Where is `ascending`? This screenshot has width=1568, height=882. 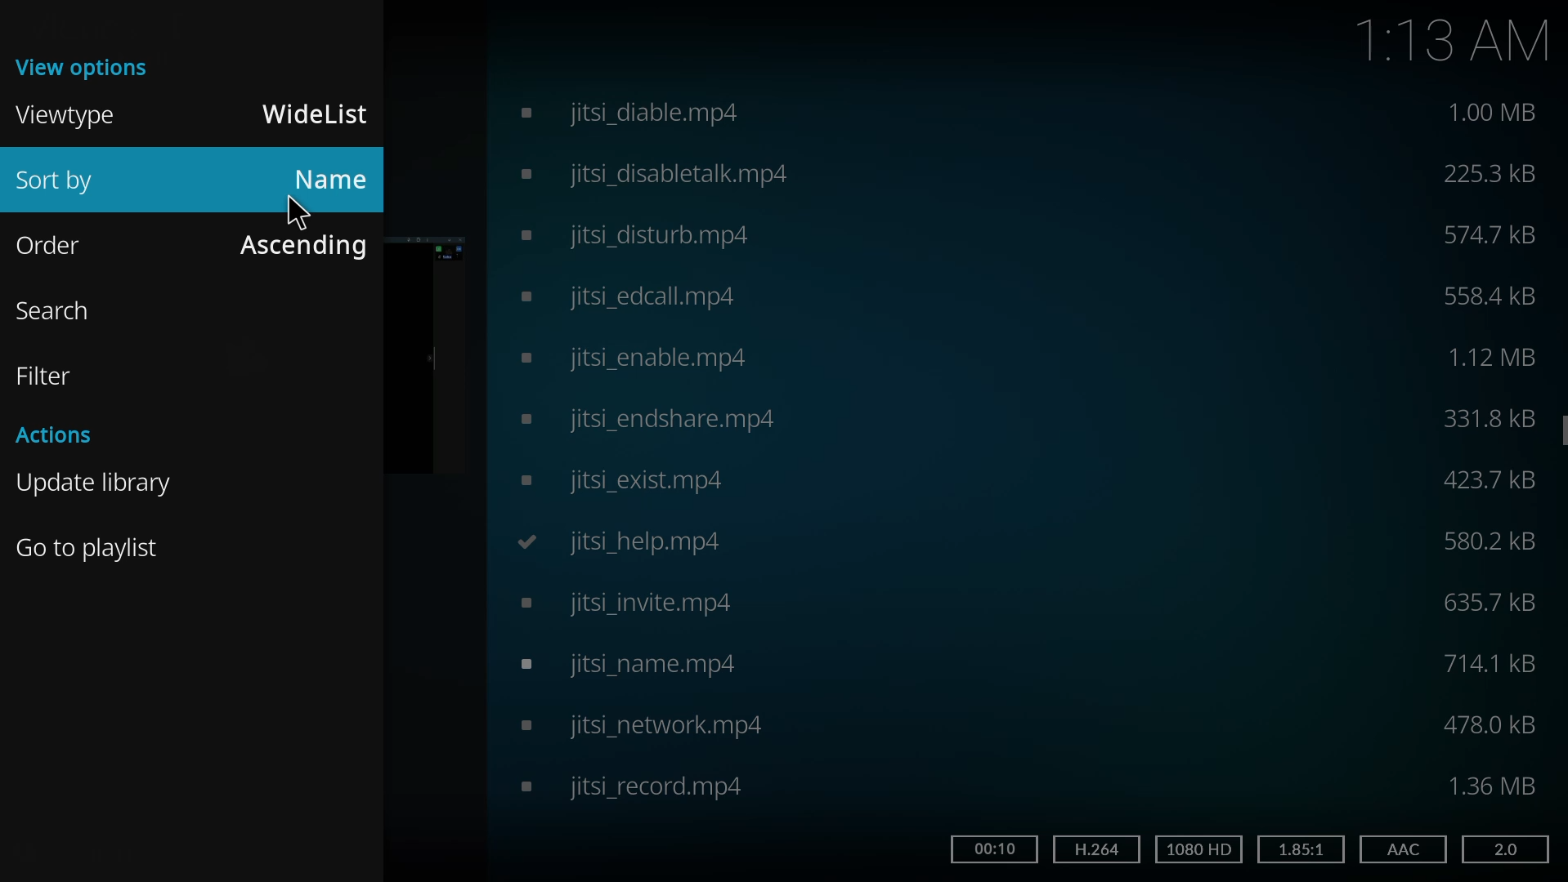
ascending is located at coordinates (306, 247).